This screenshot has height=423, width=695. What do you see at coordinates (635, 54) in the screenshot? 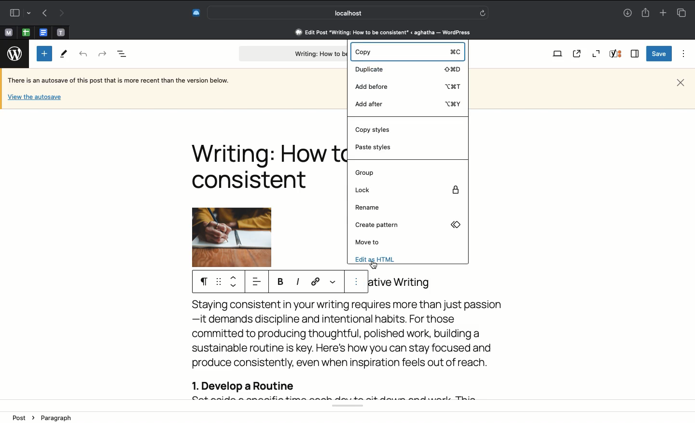
I see `Sidebar` at bounding box center [635, 54].